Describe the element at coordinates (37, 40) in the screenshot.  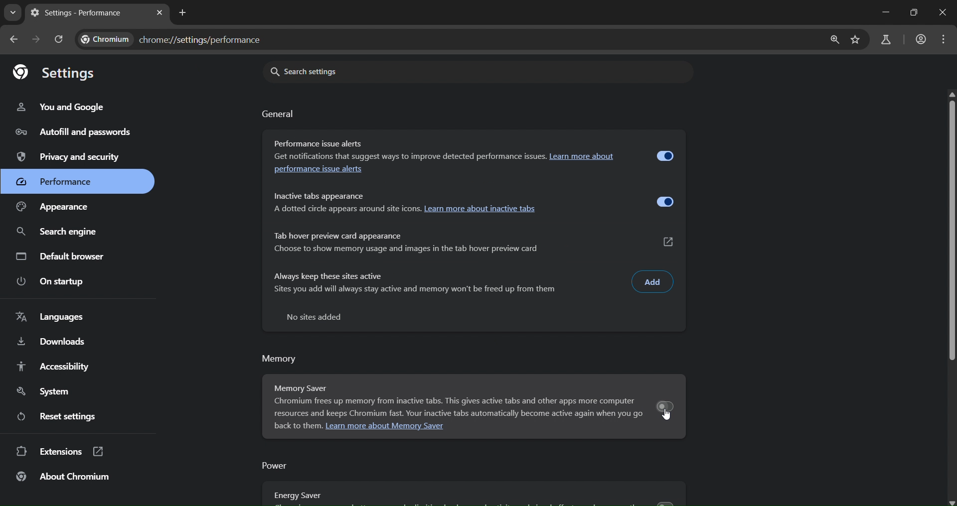
I see `go forward one page` at that location.